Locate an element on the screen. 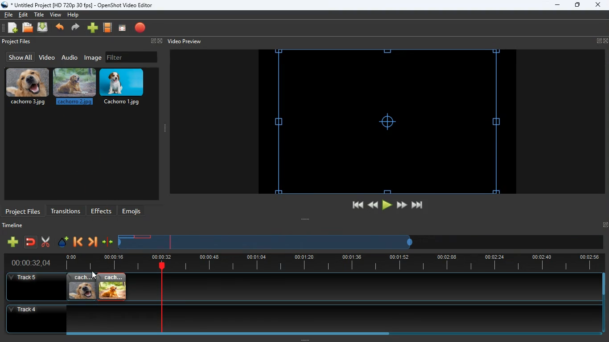 This screenshot has width=609, height=342. back is located at coordinates (61, 28).